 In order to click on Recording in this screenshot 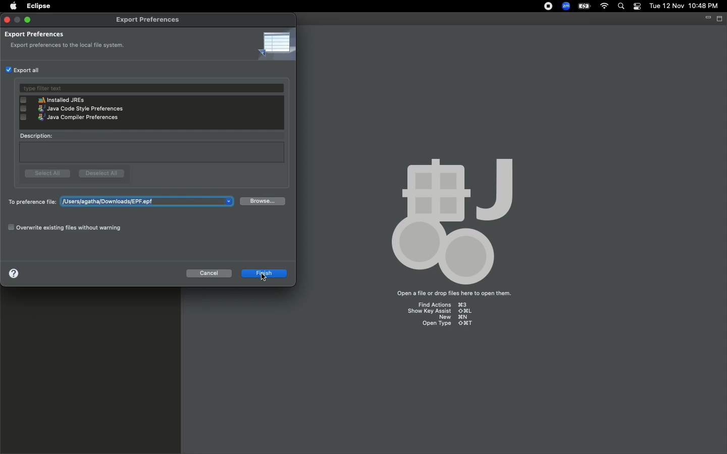, I will do `click(549, 7)`.